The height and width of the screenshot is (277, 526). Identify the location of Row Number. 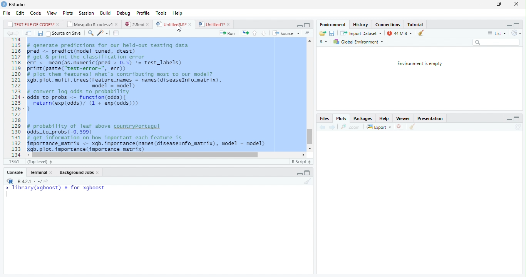
(13, 97).